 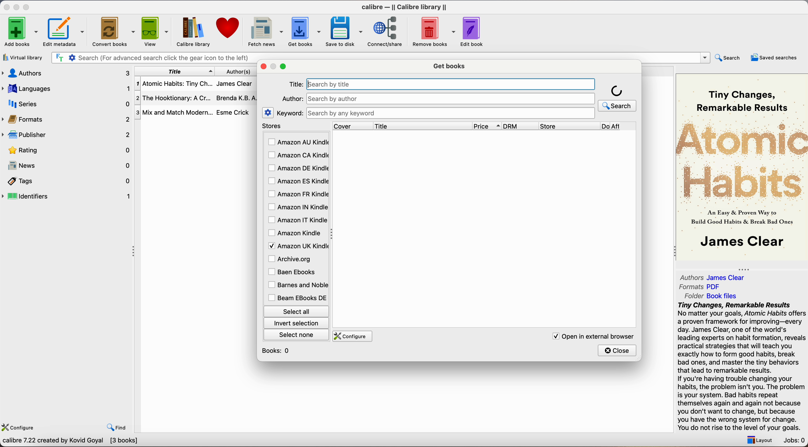 I want to click on authors, so click(x=65, y=73).